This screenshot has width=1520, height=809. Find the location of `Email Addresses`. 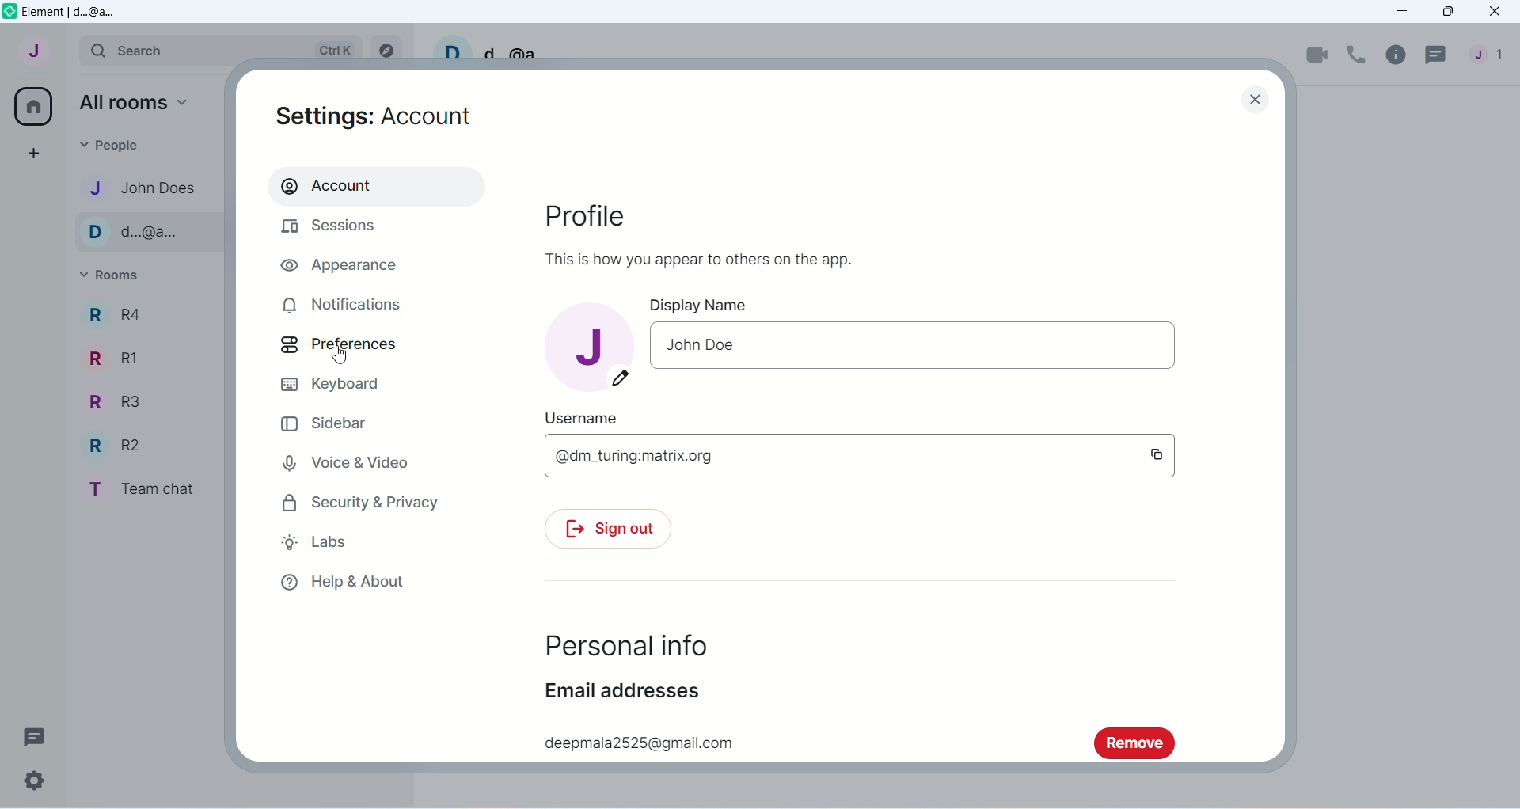

Email Addresses is located at coordinates (621, 689).